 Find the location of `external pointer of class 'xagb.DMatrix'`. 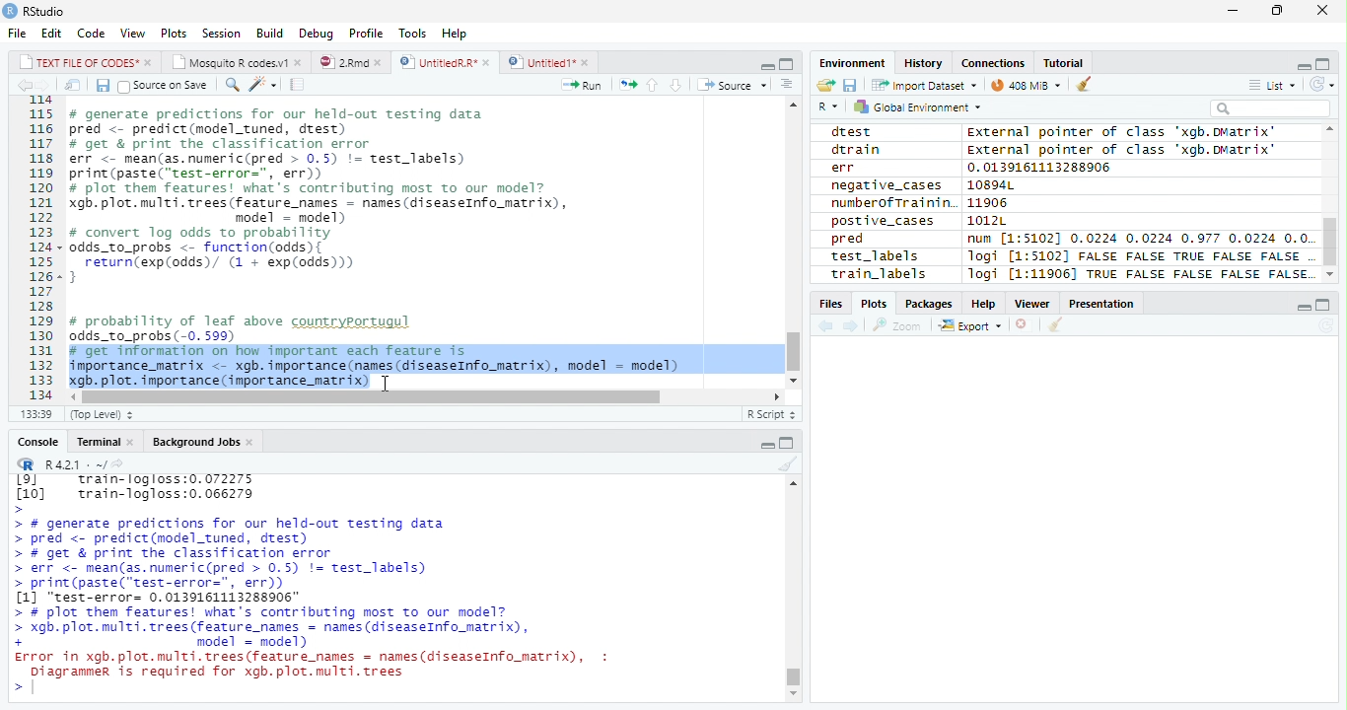

external pointer of class 'xagb.DMatrix' is located at coordinates (1126, 130).